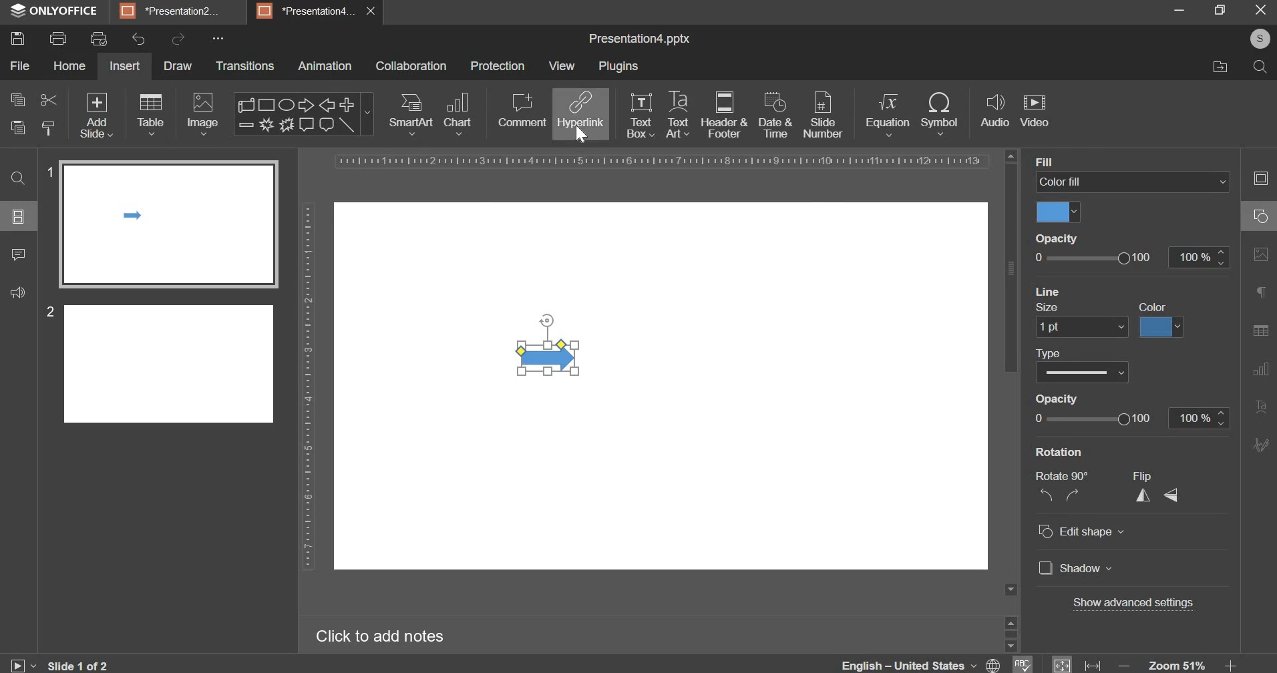 The height and width of the screenshot is (673, 1277). I want to click on spelling, so click(1021, 659).